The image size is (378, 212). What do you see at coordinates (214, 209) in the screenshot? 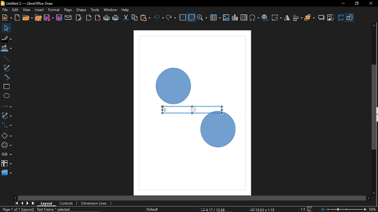
I see `Location` at bounding box center [214, 209].